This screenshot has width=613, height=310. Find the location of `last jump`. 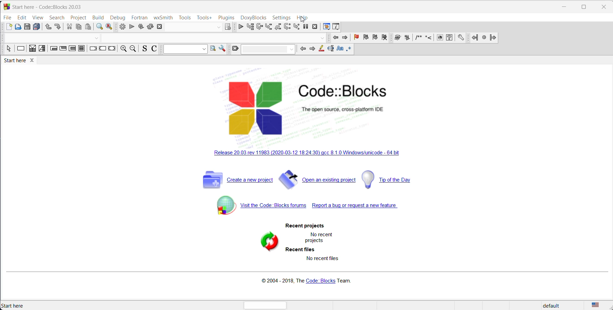

last jump is located at coordinates (484, 37).